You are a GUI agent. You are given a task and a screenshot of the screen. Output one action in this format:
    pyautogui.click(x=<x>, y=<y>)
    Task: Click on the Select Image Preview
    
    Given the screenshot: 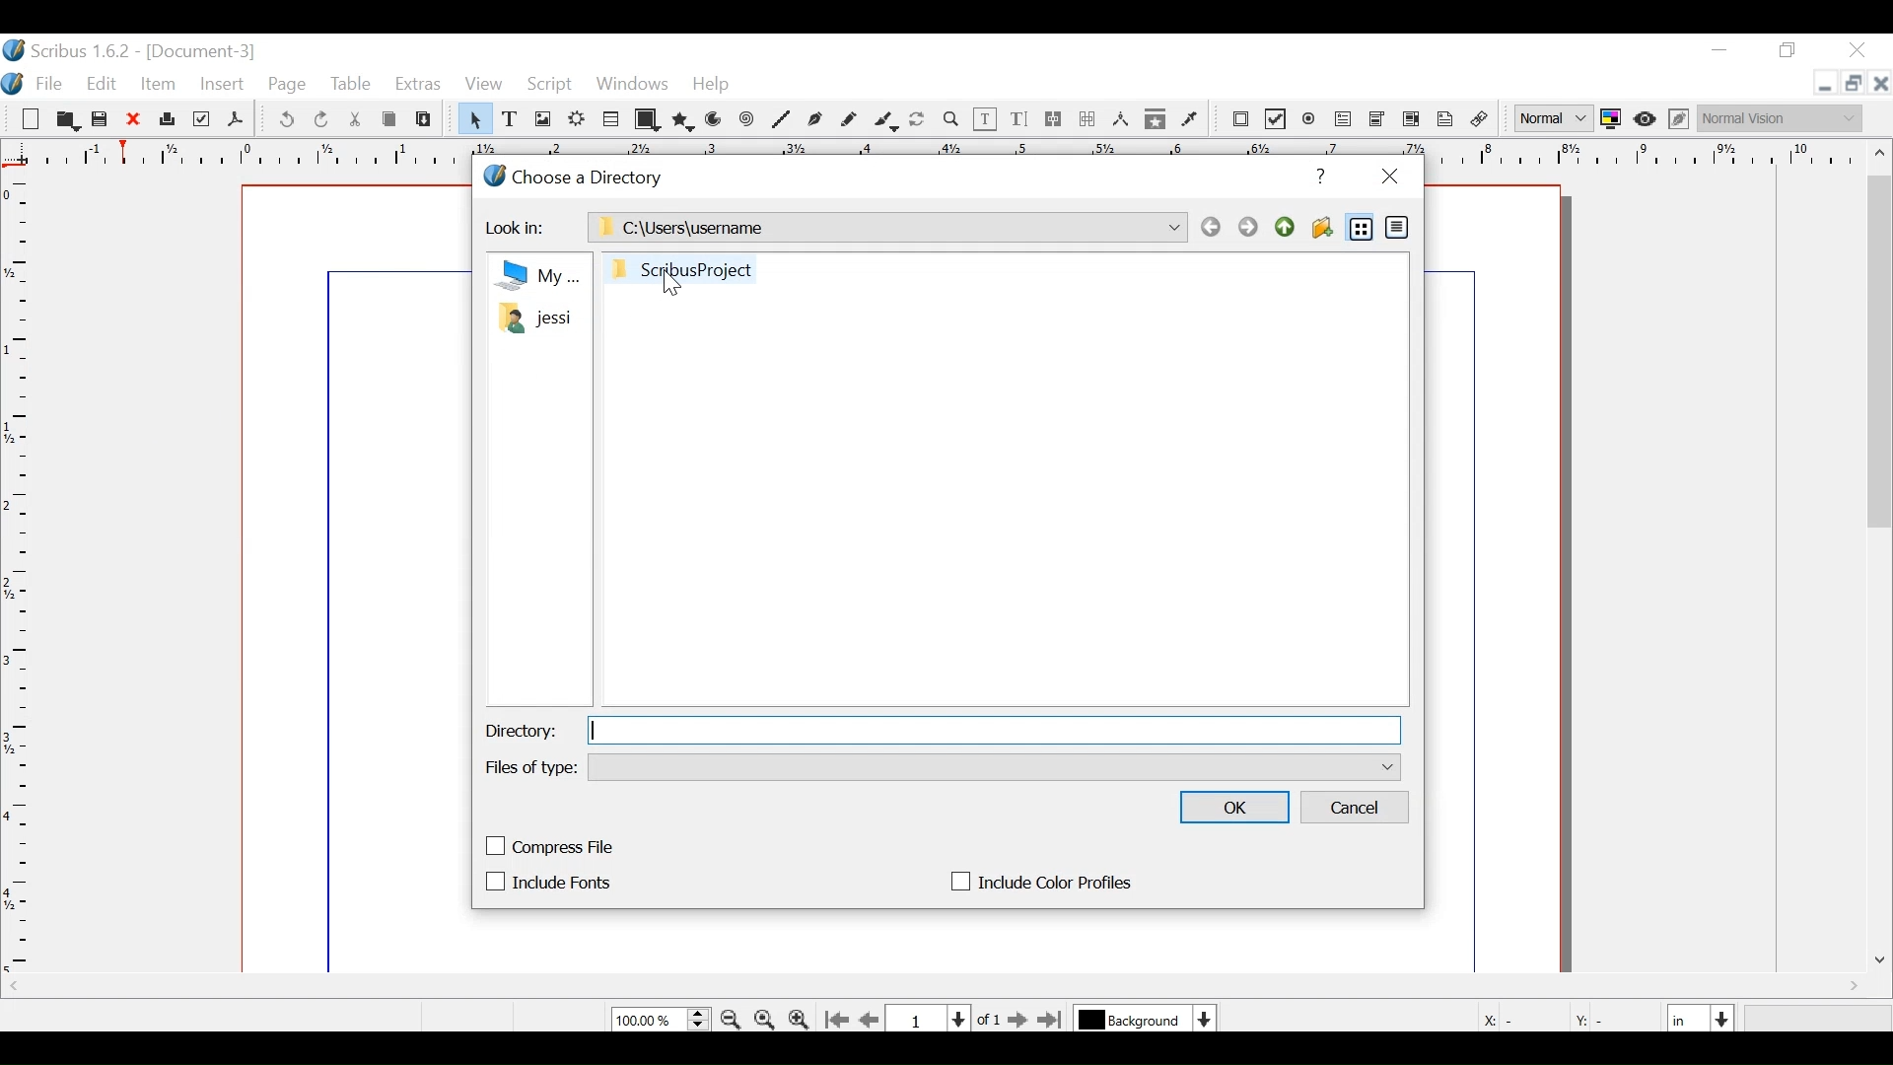 What is the action you would take?
    pyautogui.click(x=1554, y=118)
    